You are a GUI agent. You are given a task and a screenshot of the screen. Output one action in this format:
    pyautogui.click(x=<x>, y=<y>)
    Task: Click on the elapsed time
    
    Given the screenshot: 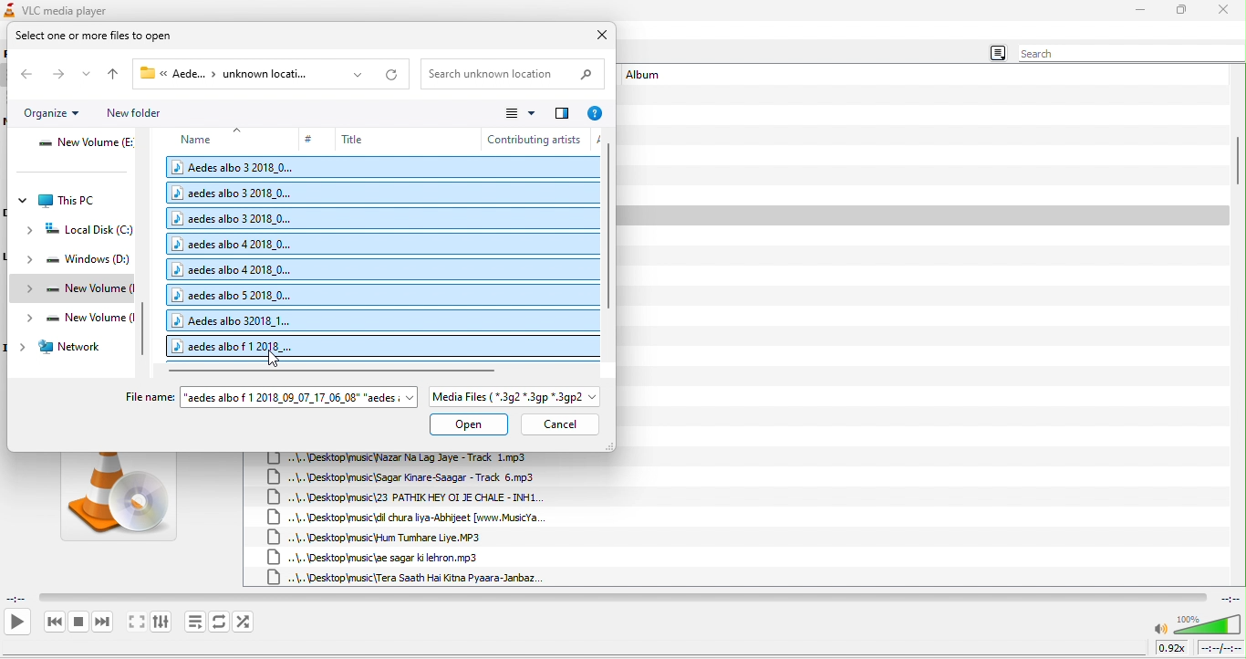 What is the action you would take?
    pyautogui.click(x=18, y=597)
    